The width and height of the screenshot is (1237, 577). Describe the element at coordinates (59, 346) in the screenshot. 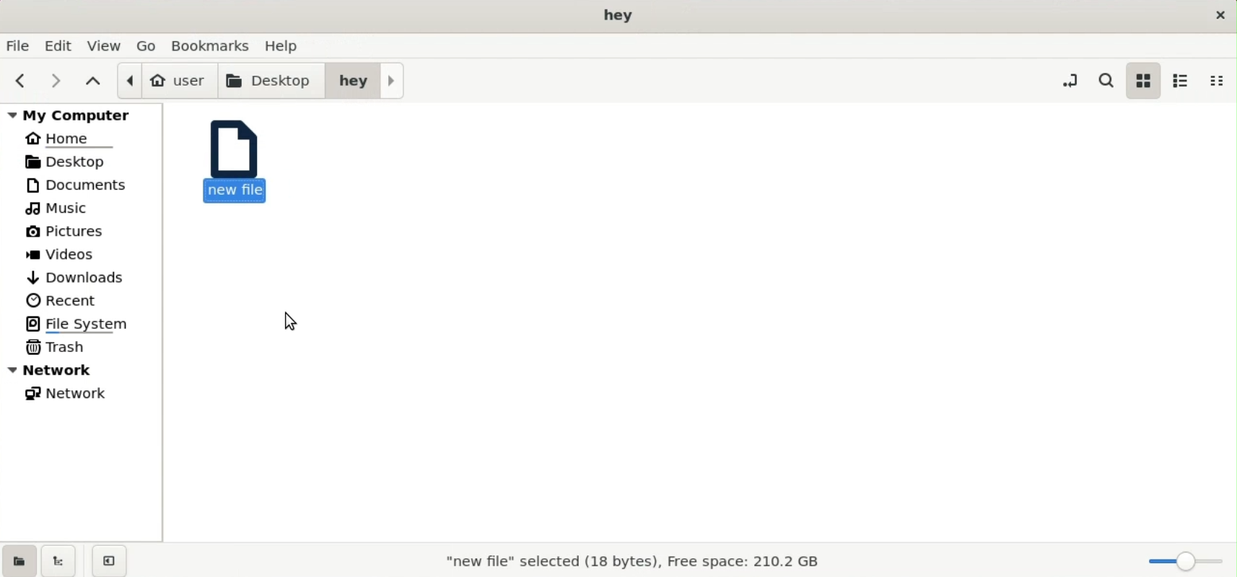

I see `trash` at that location.